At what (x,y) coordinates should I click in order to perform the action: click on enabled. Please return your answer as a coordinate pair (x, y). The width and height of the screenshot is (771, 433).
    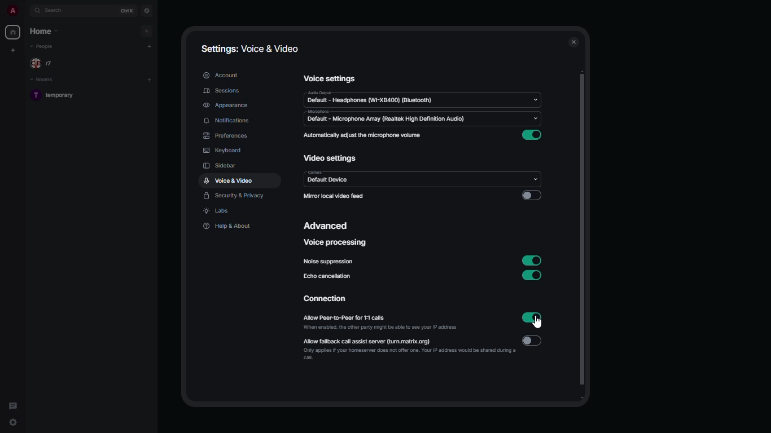
    Looking at the image, I should click on (533, 260).